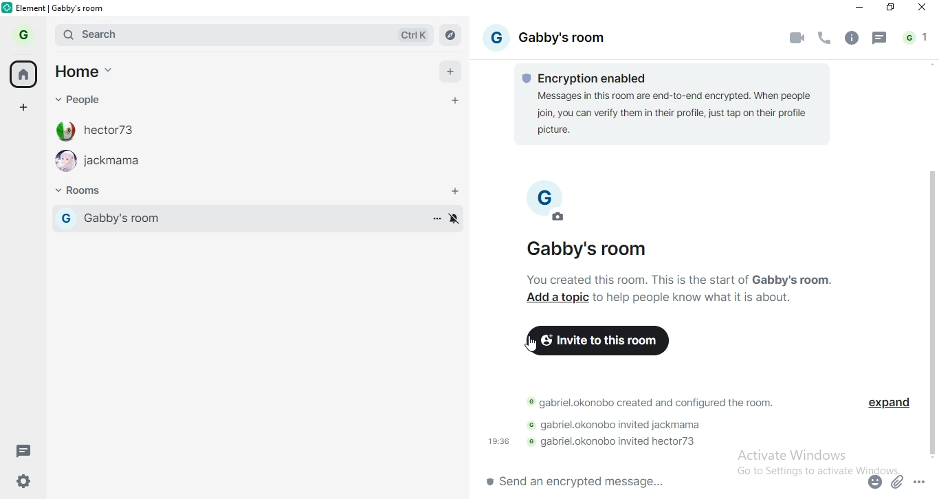 The image size is (939, 499). What do you see at coordinates (654, 403) in the screenshot?
I see `text 2` at bounding box center [654, 403].